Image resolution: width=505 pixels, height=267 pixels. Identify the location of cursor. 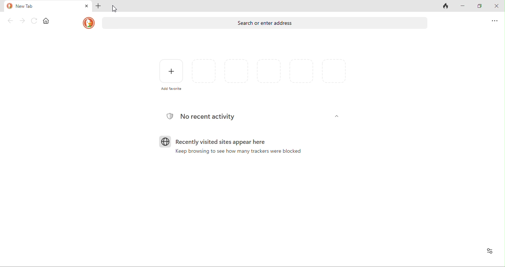
(115, 9).